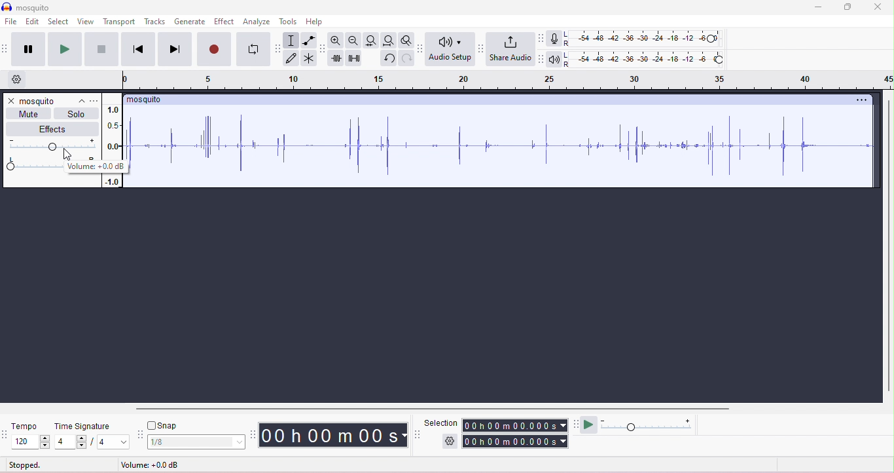  What do you see at coordinates (575, 424) in the screenshot?
I see `play at speed tool bar` at bounding box center [575, 424].